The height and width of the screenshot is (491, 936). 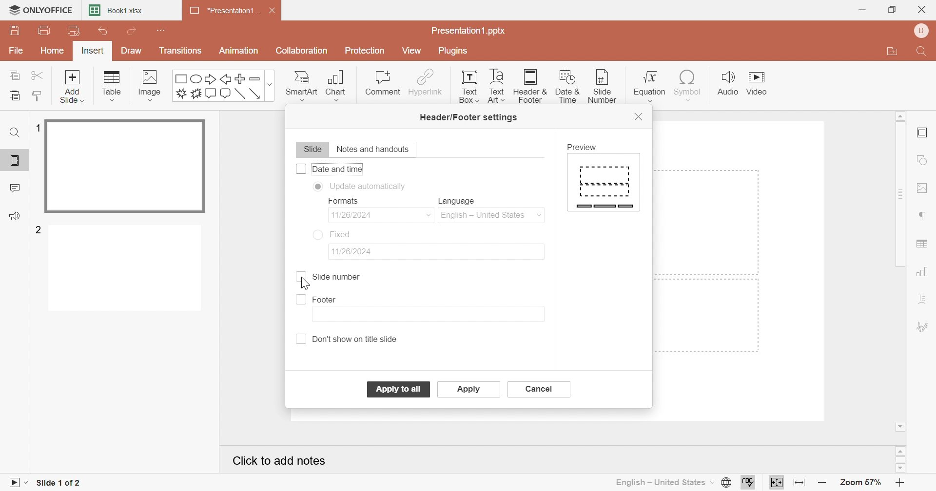 What do you see at coordinates (639, 115) in the screenshot?
I see `Close` at bounding box center [639, 115].